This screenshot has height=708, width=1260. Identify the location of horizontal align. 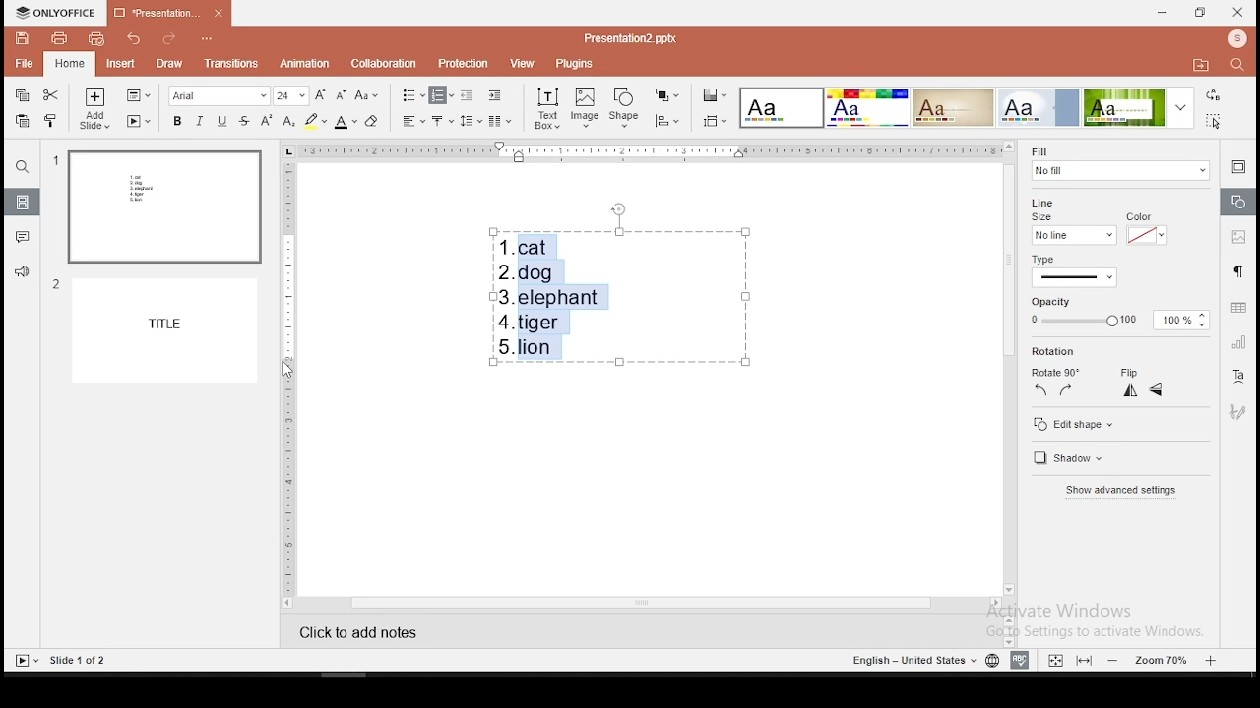
(414, 121).